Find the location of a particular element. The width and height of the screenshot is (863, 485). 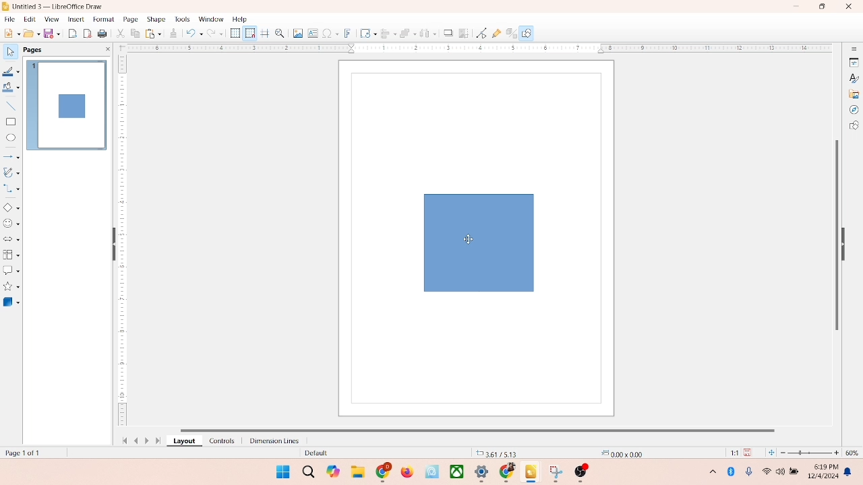

vertical scroll bar is located at coordinates (835, 234).